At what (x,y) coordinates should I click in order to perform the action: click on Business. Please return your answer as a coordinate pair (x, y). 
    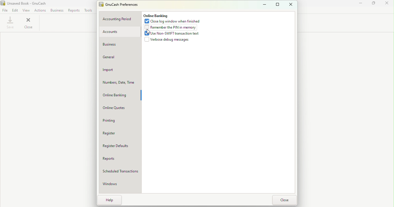
    Looking at the image, I should click on (116, 44).